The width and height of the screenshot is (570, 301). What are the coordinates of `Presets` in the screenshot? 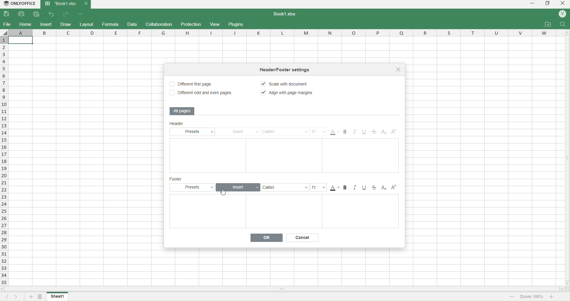 It's located at (194, 132).